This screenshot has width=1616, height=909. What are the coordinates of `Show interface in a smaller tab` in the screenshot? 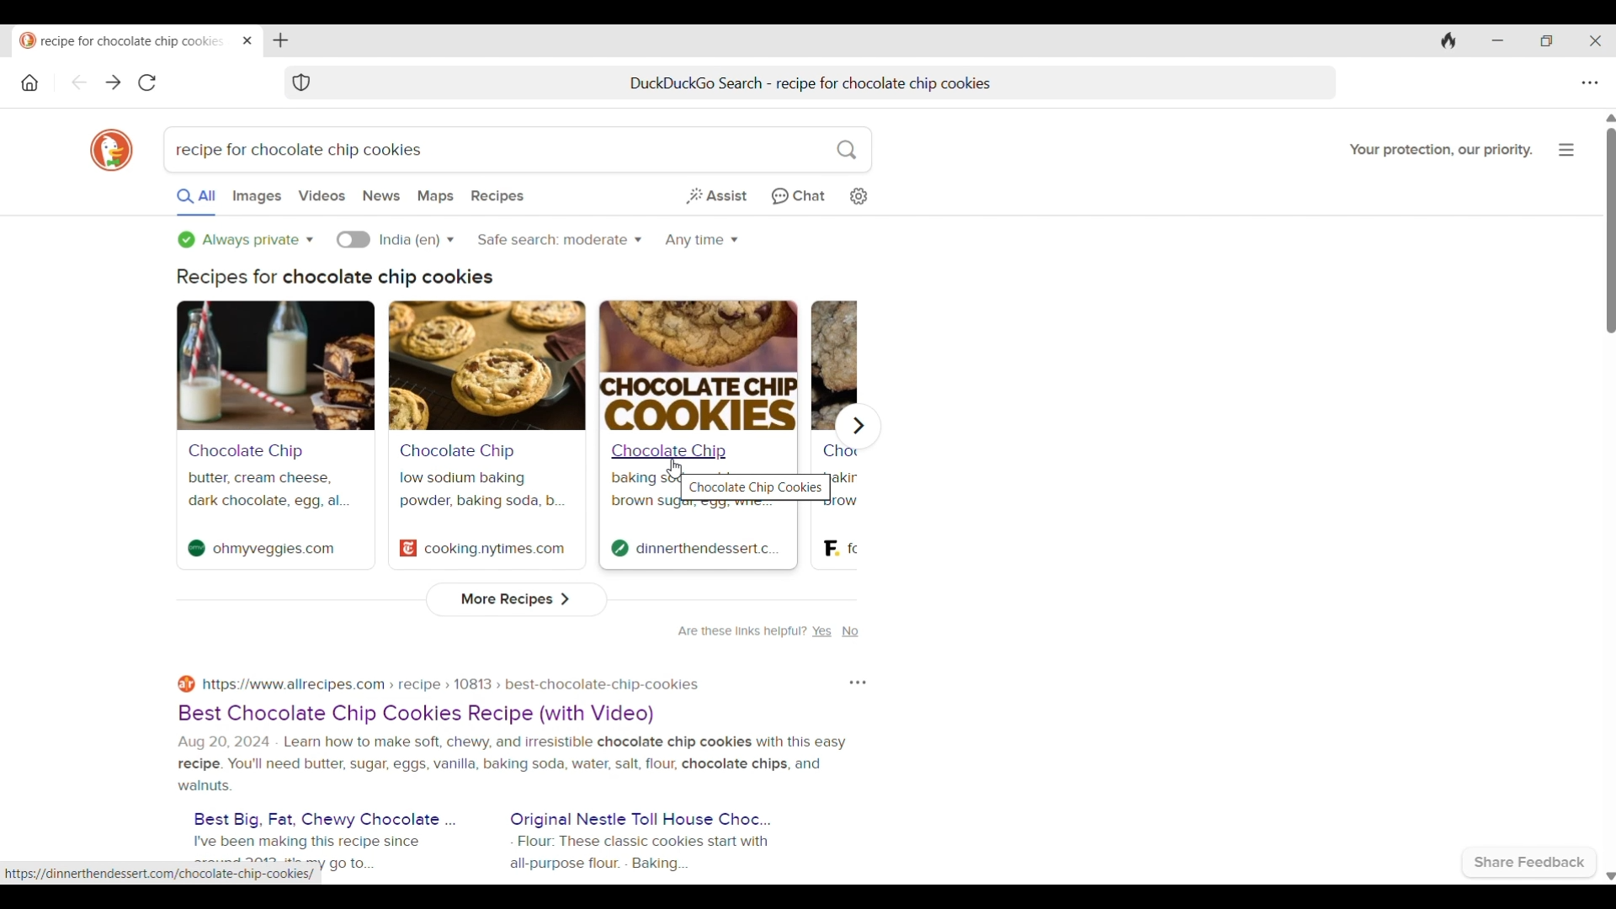 It's located at (1544, 42).